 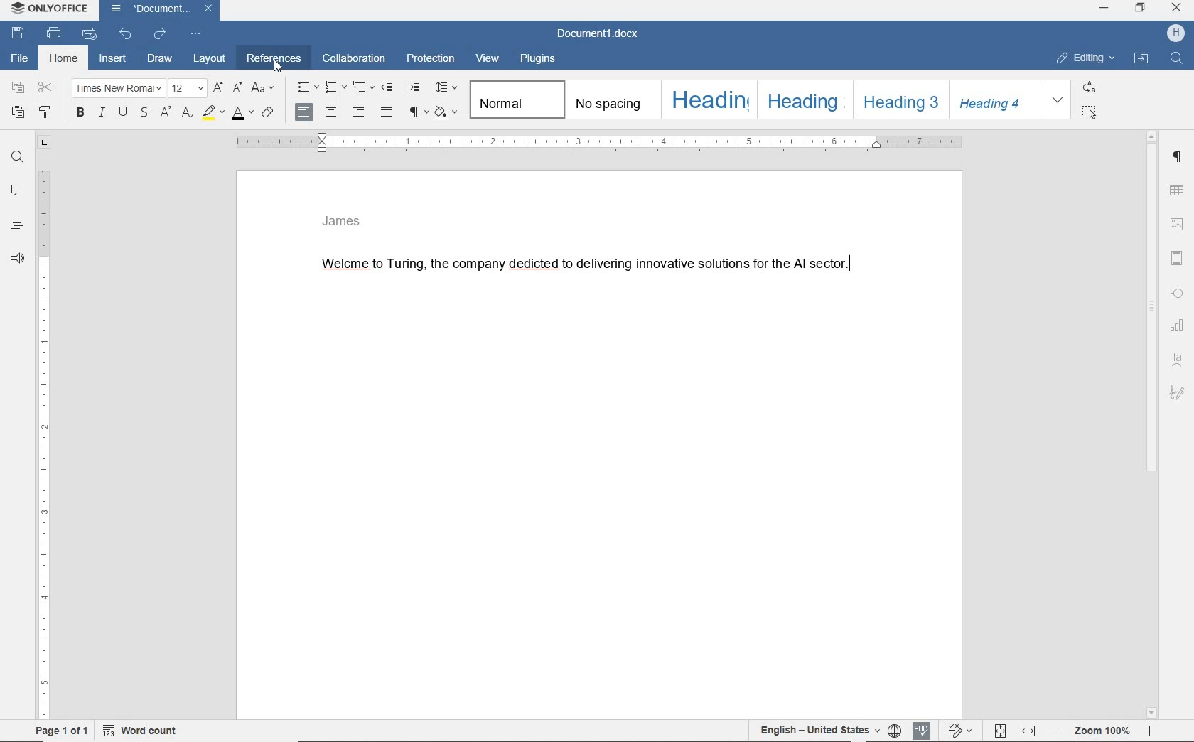 I want to click on strikethrough, so click(x=146, y=113).